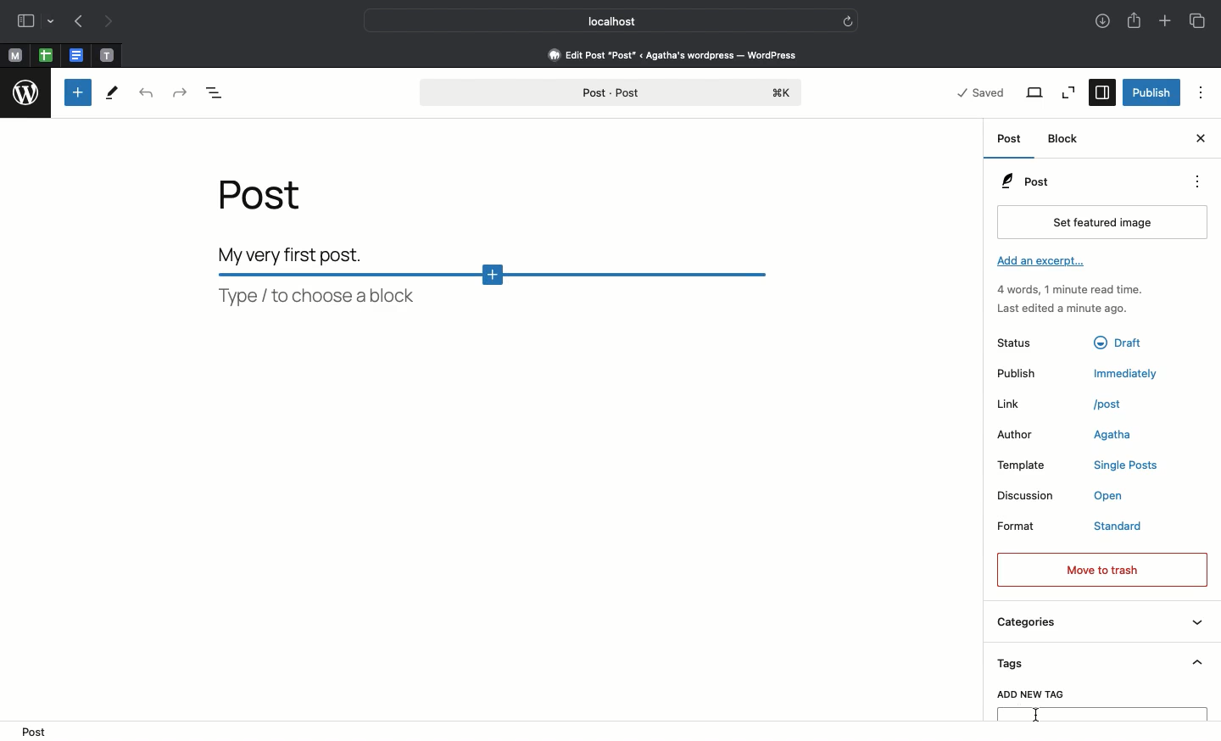 The height and width of the screenshot is (741, 1221). Describe the element at coordinates (32, 733) in the screenshot. I see `post` at that location.